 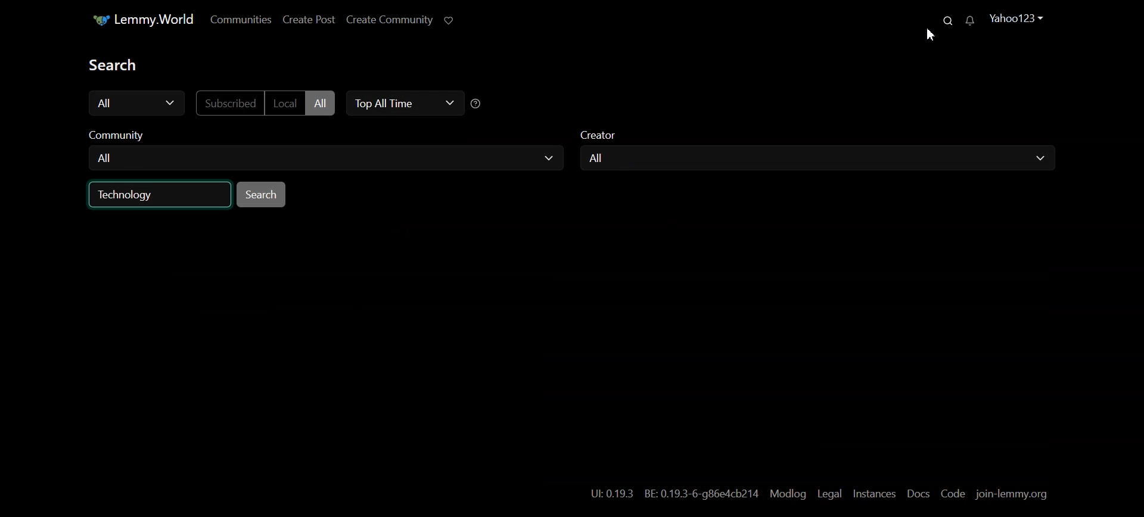 What do you see at coordinates (391, 19) in the screenshot?
I see `Create Community ` at bounding box center [391, 19].